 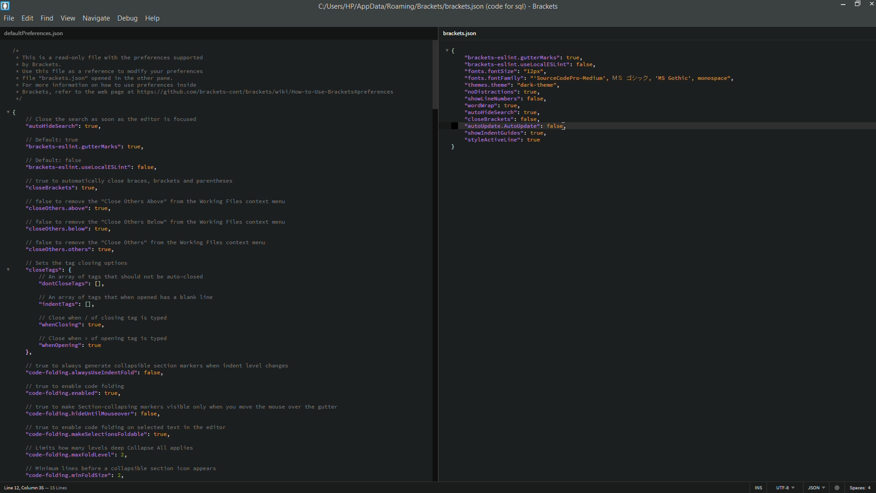 I want to click on find menu, so click(x=47, y=18).